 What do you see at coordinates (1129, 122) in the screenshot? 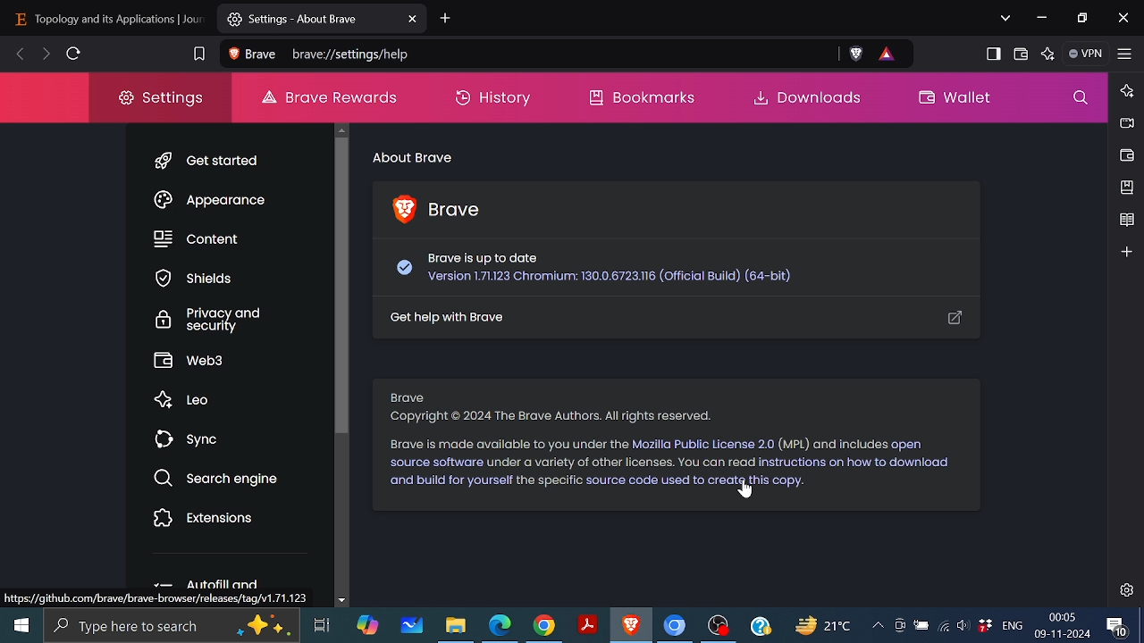
I see `Brave talk` at bounding box center [1129, 122].